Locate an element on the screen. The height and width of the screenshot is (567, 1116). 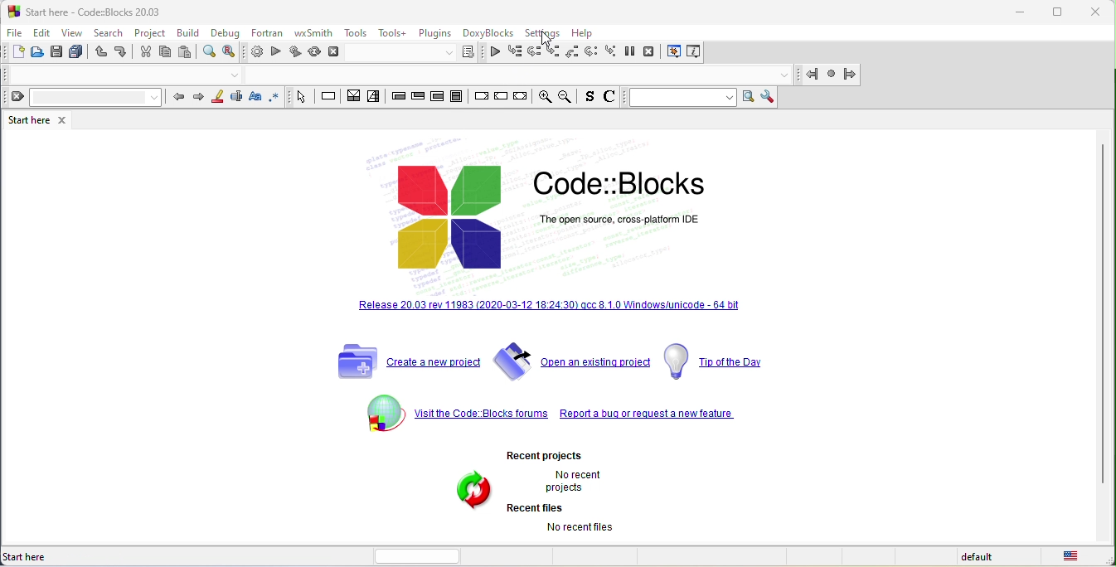
horizontal scroll bar is located at coordinates (419, 555).